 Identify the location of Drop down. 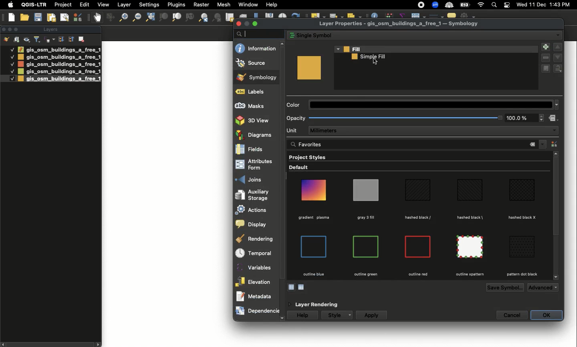
(541, 118).